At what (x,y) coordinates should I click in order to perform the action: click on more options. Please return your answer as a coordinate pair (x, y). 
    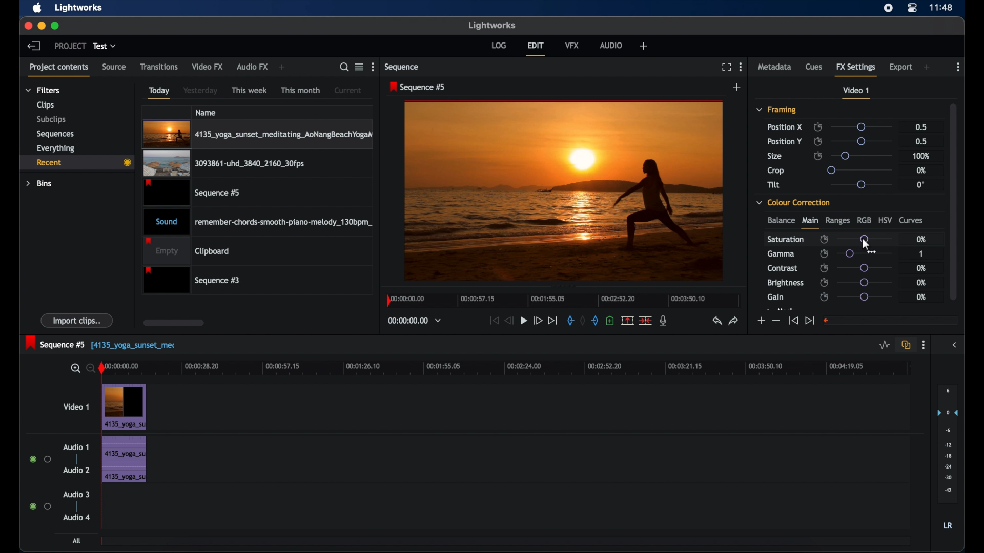
    Looking at the image, I should click on (924, 345).